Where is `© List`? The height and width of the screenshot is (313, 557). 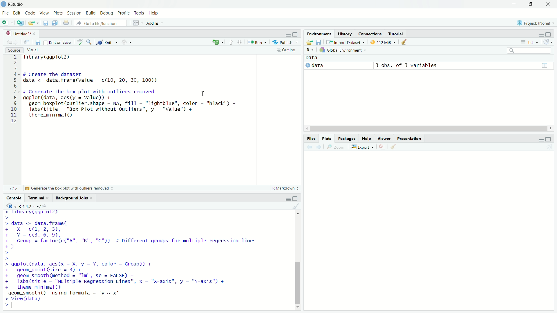
© List is located at coordinates (530, 42).